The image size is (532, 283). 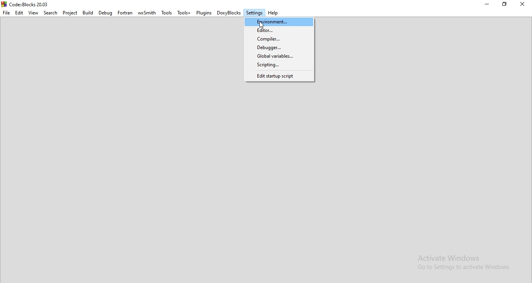 I want to click on Edit, so click(x=20, y=14).